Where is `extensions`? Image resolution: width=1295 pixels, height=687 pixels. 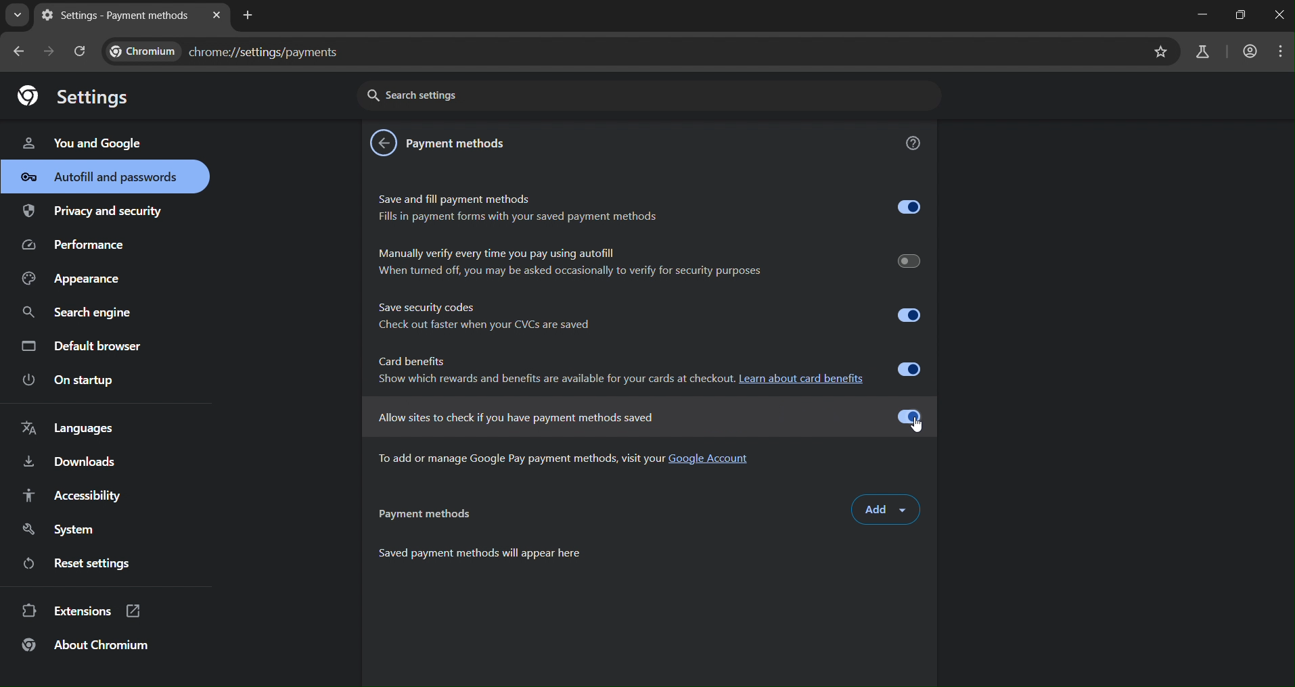
extensions is located at coordinates (82, 611).